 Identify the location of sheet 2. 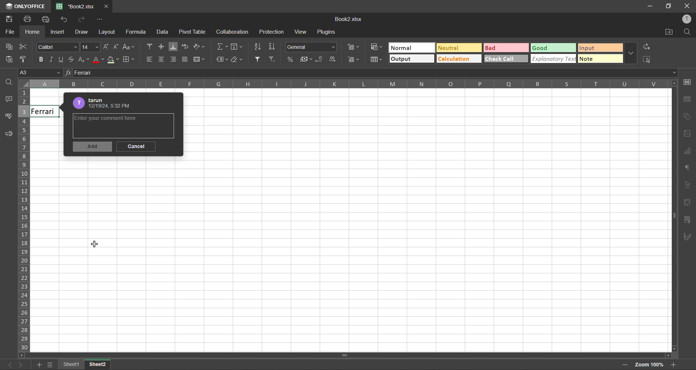
(99, 365).